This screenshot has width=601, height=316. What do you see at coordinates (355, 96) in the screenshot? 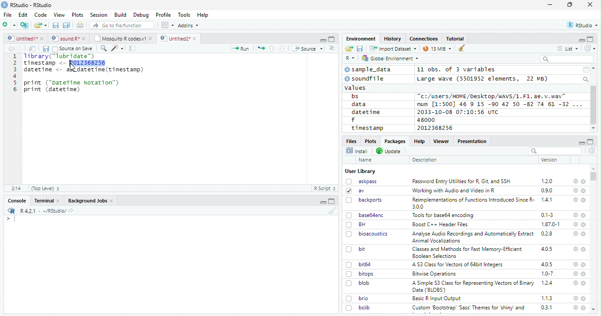
I see `bs` at bounding box center [355, 96].